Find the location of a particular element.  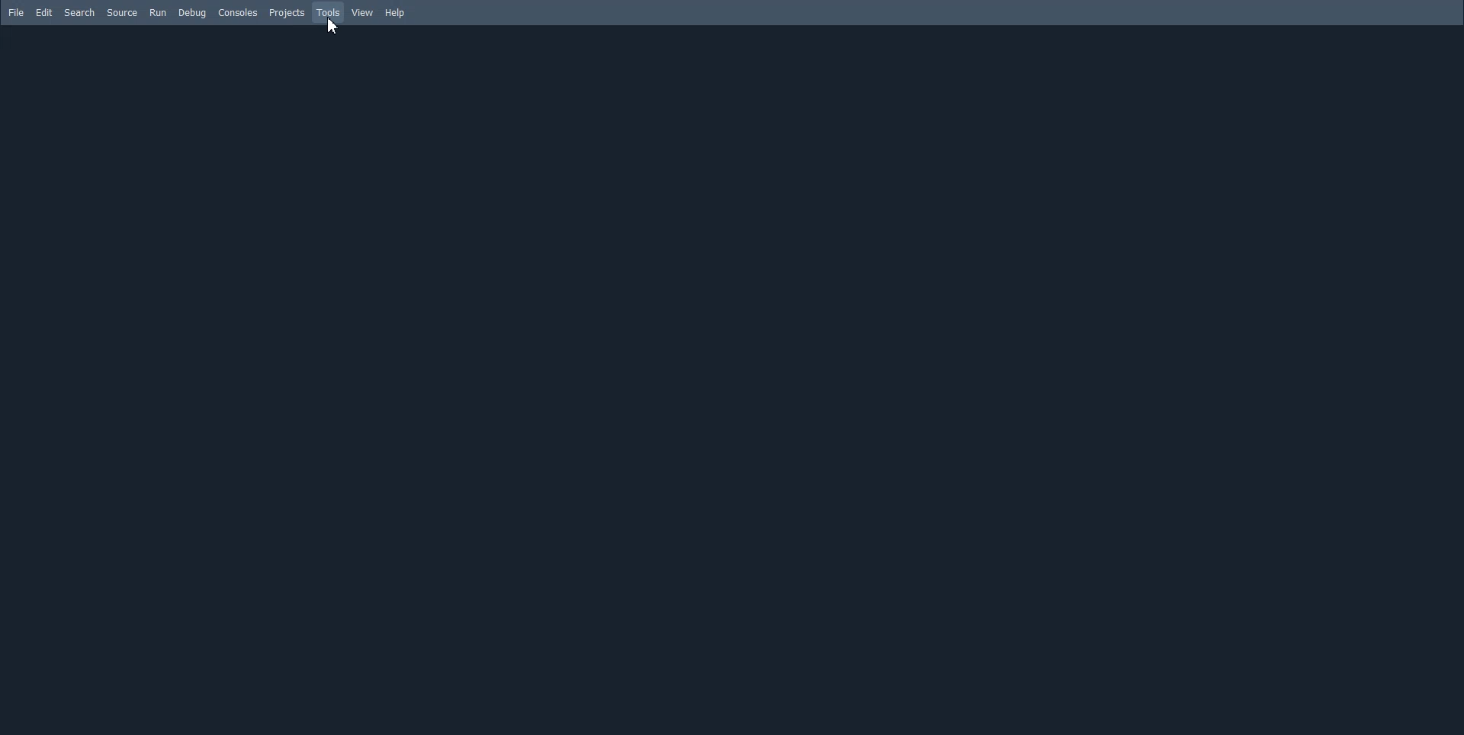

Projects is located at coordinates (286, 13).